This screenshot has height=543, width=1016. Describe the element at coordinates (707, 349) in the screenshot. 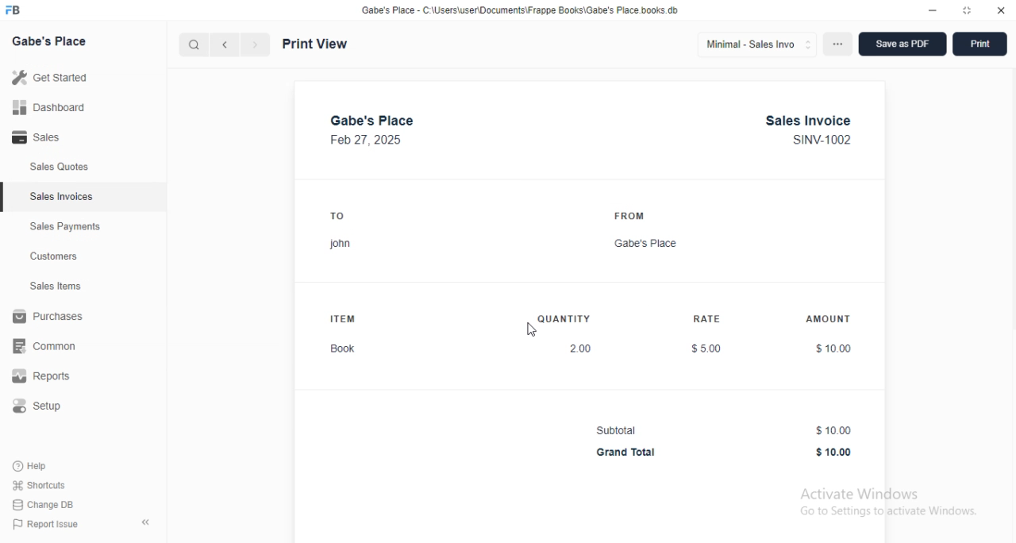

I see `$5.00` at that location.